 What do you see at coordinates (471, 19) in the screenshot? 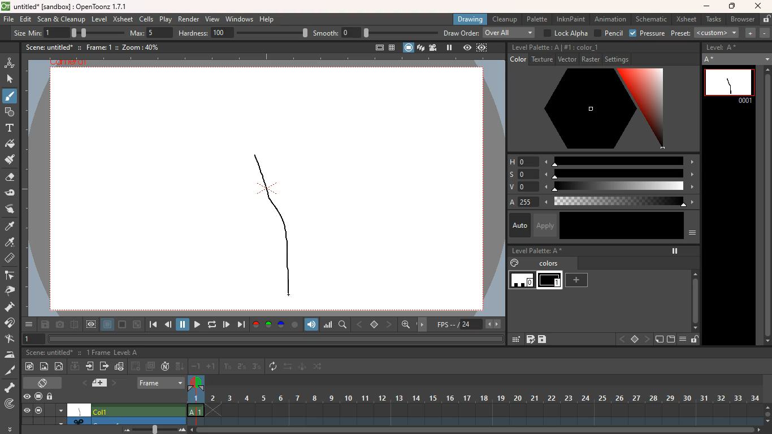
I see `drawing` at bounding box center [471, 19].